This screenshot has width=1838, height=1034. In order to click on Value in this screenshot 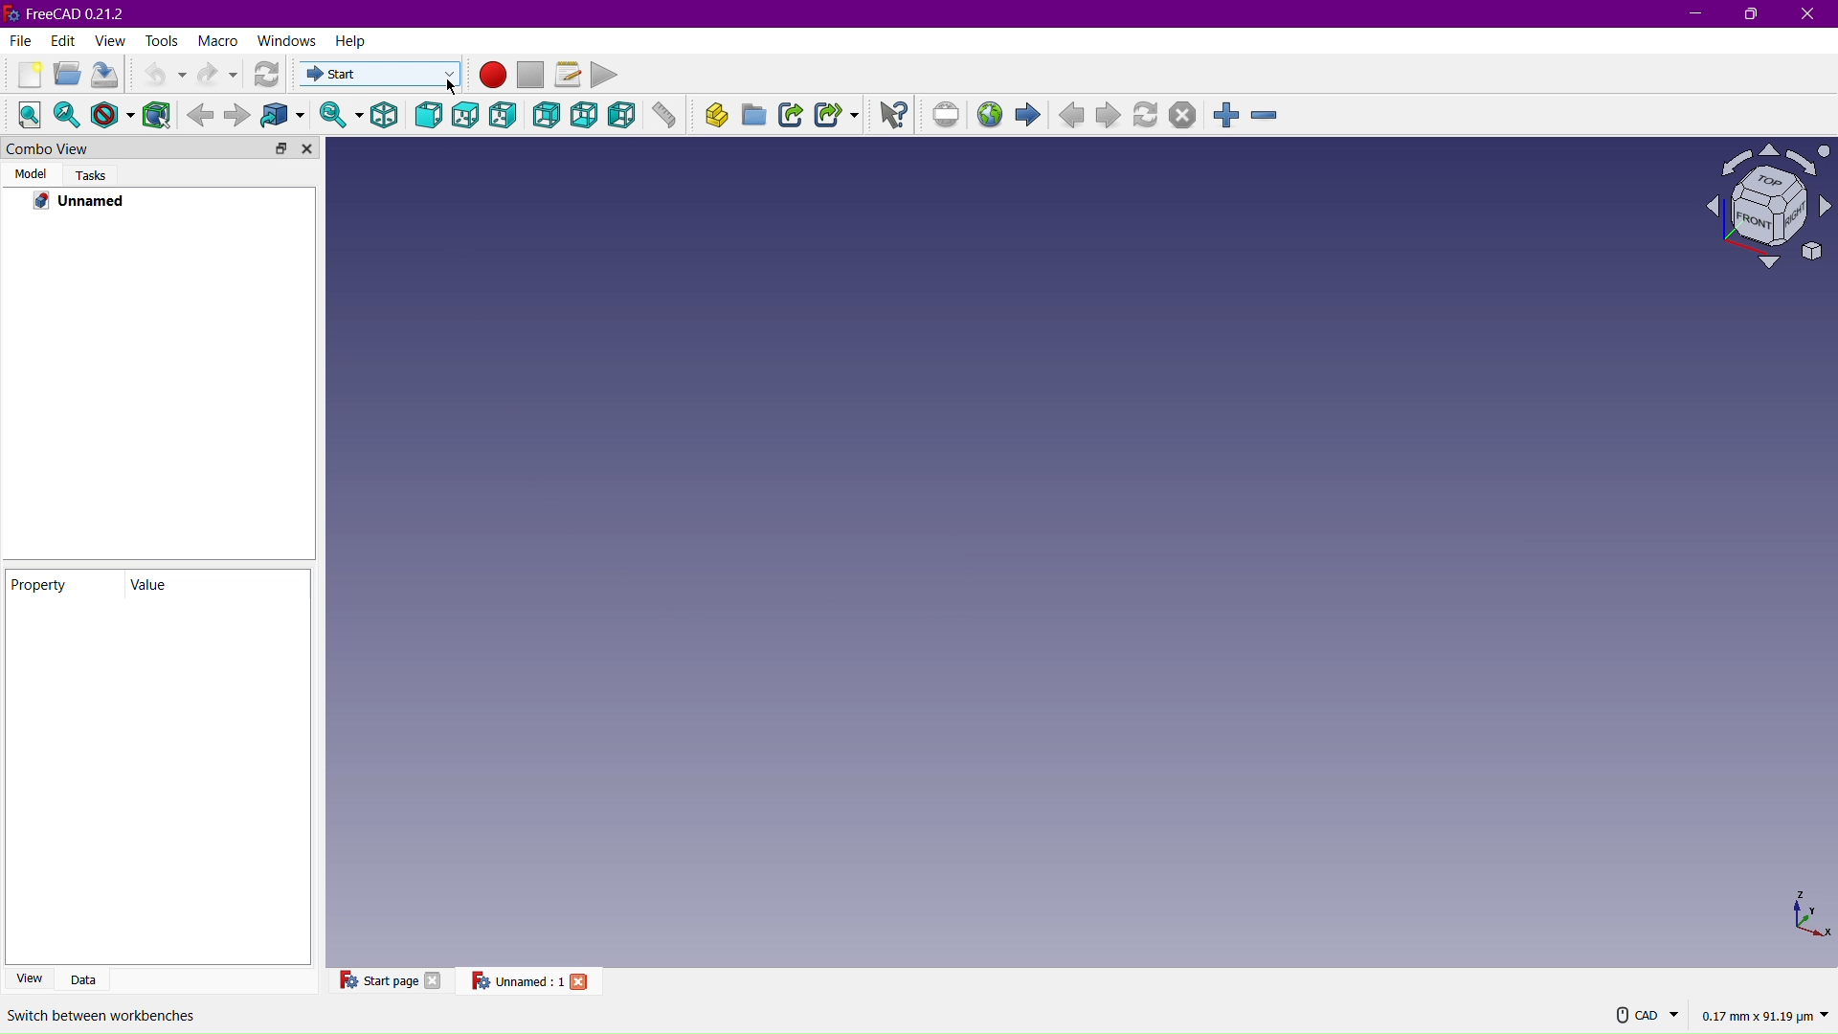, I will do `click(198, 585)`.